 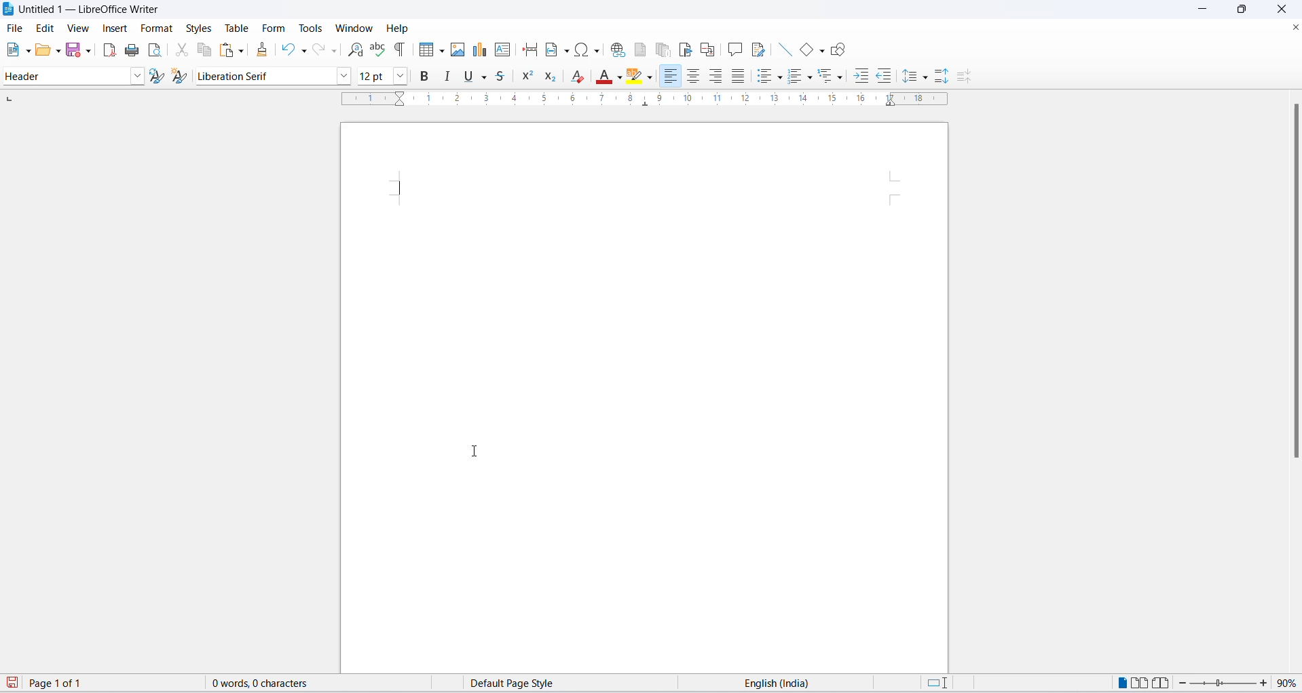 I want to click on open options, so click(x=59, y=50).